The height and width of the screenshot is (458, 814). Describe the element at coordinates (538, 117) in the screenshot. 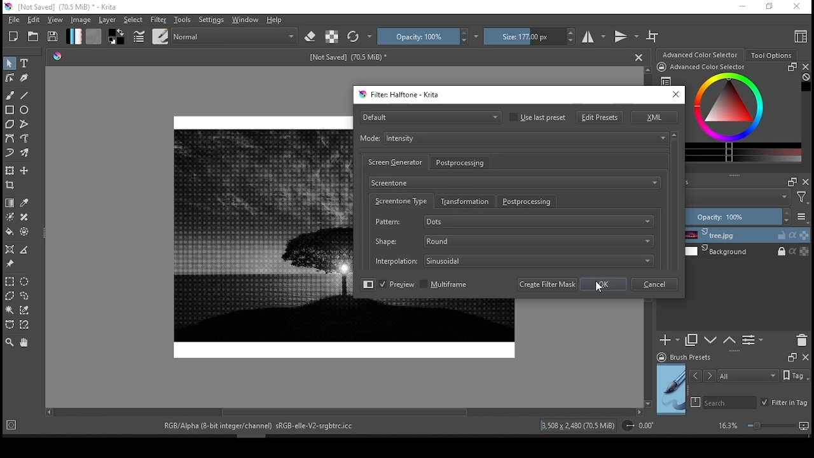

I see `checkbox: use last preset` at that location.